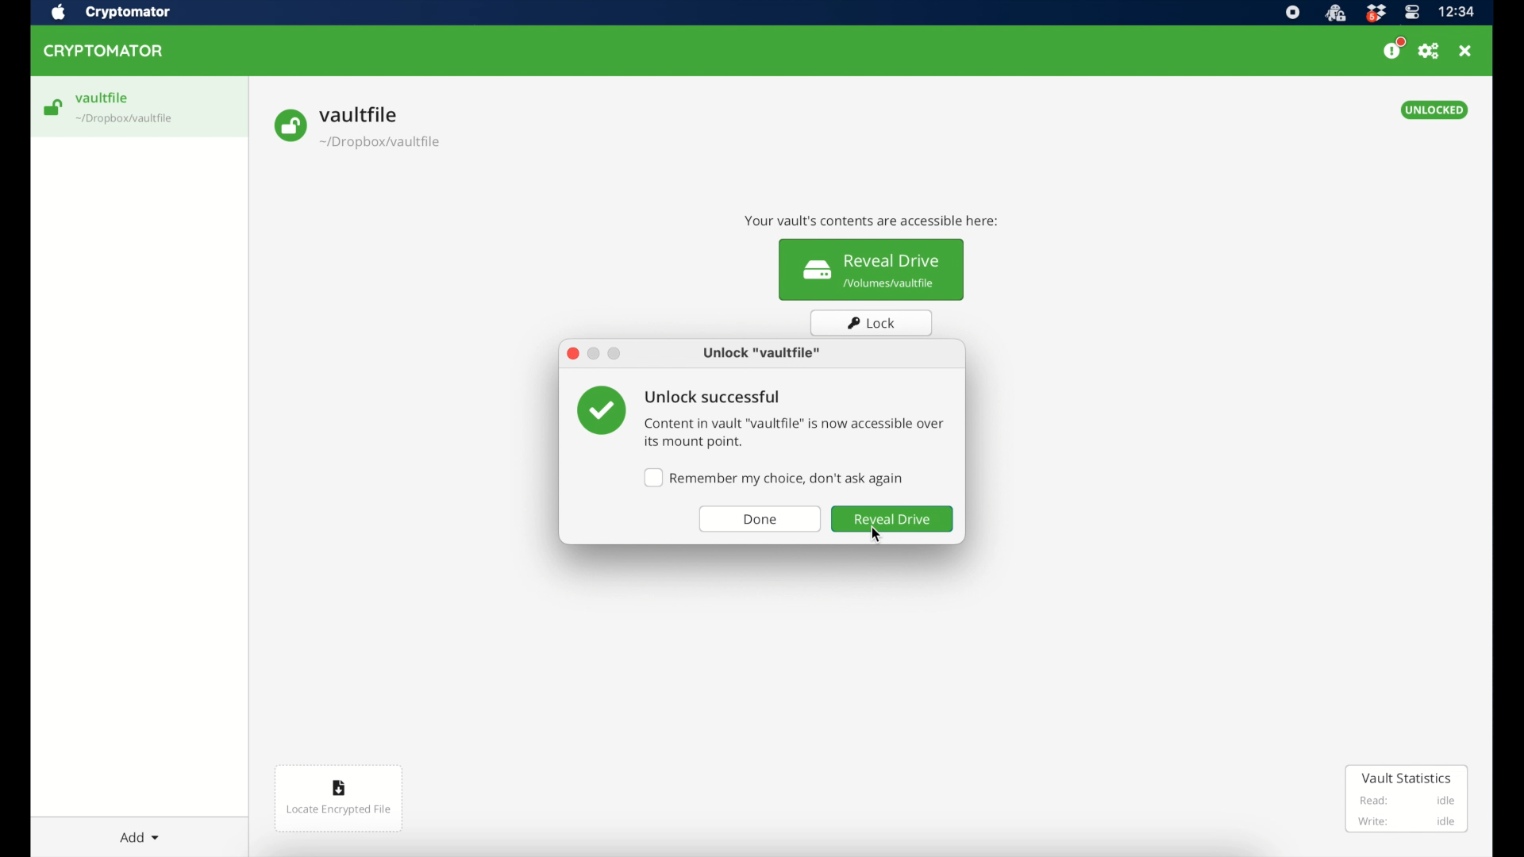 The width and height of the screenshot is (1524, 857). Describe the element at coordinates (1458, 12) in the screenshot. I see `time` at that location.